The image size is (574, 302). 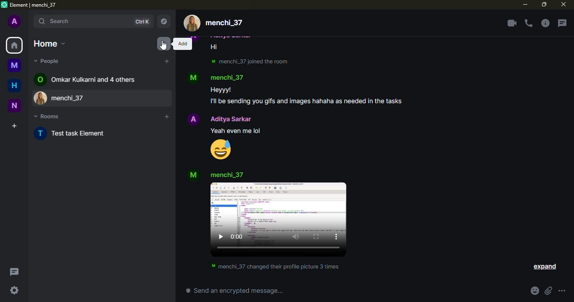 What do you see at coordinates (50, 44) in the screenshot?
I see `home` at bounding box center [50, 44].